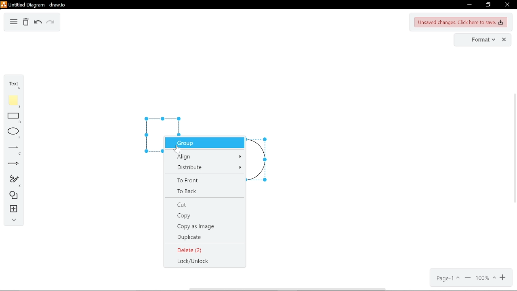 This screenshot has height=291, width=517. I want to click on close, so click(508, 5).